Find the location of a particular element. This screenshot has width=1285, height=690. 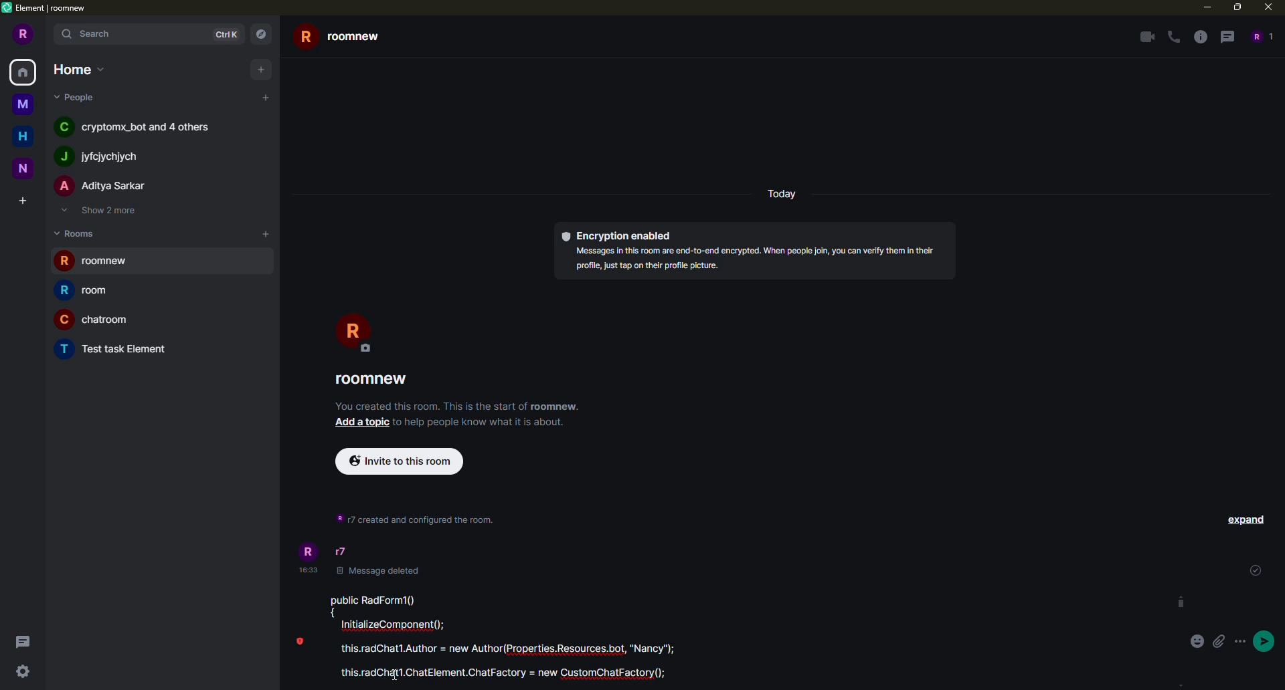

send is located at coordinates (1264, 641).